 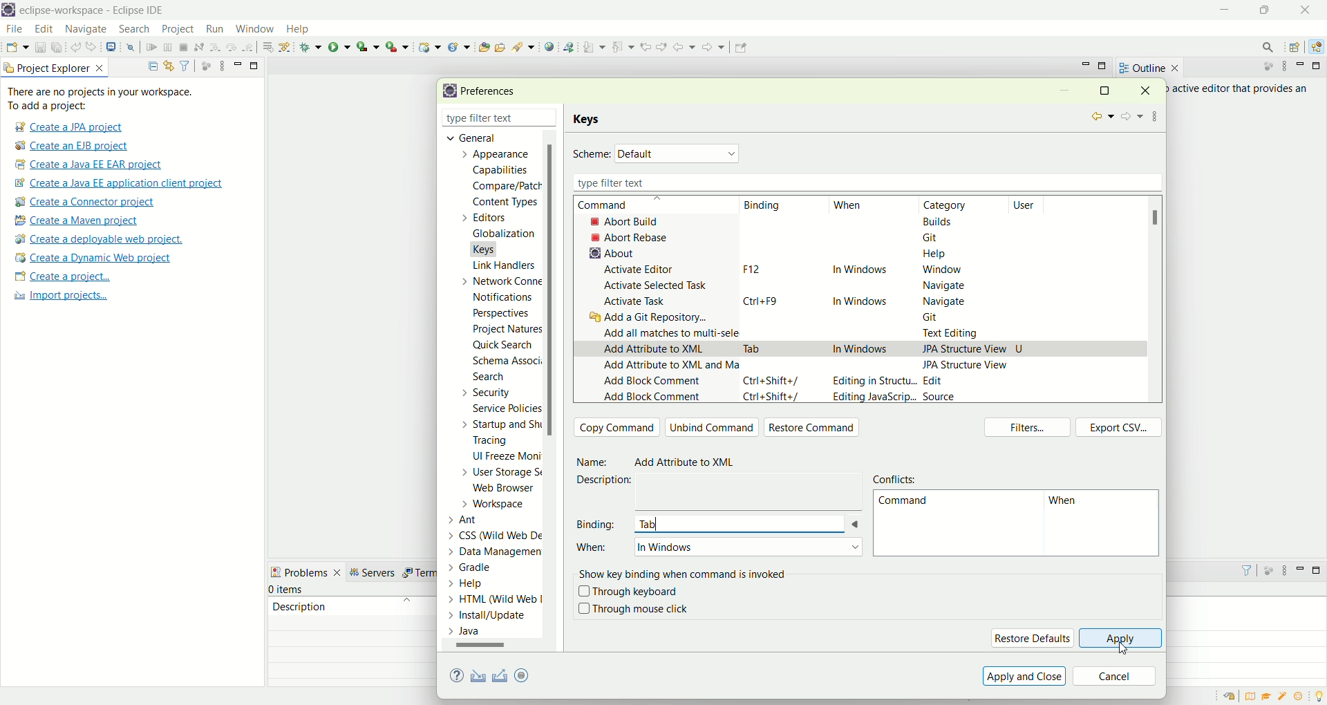 I want to click on maximize, so click(x=1319, y=66).